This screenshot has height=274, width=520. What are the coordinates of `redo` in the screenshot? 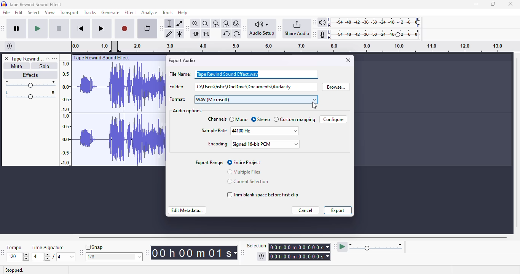 It's located at (237, 33).